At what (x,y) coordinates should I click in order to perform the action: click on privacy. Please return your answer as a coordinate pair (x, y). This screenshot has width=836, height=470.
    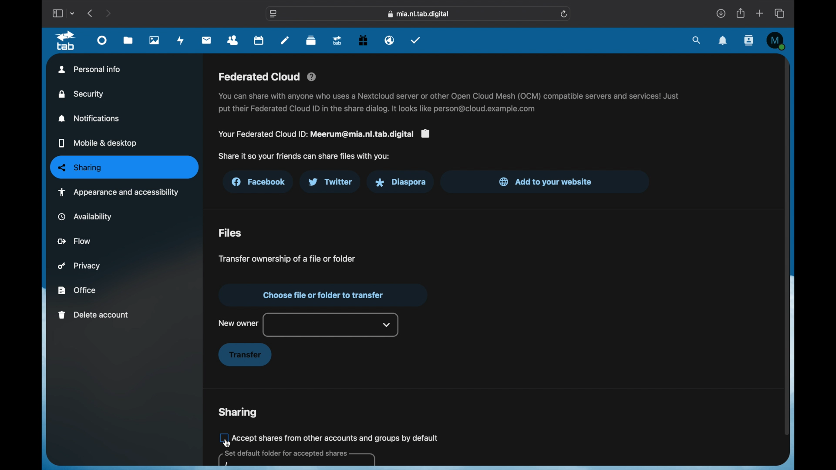
    Looking at the image, I should click on (79, 266).